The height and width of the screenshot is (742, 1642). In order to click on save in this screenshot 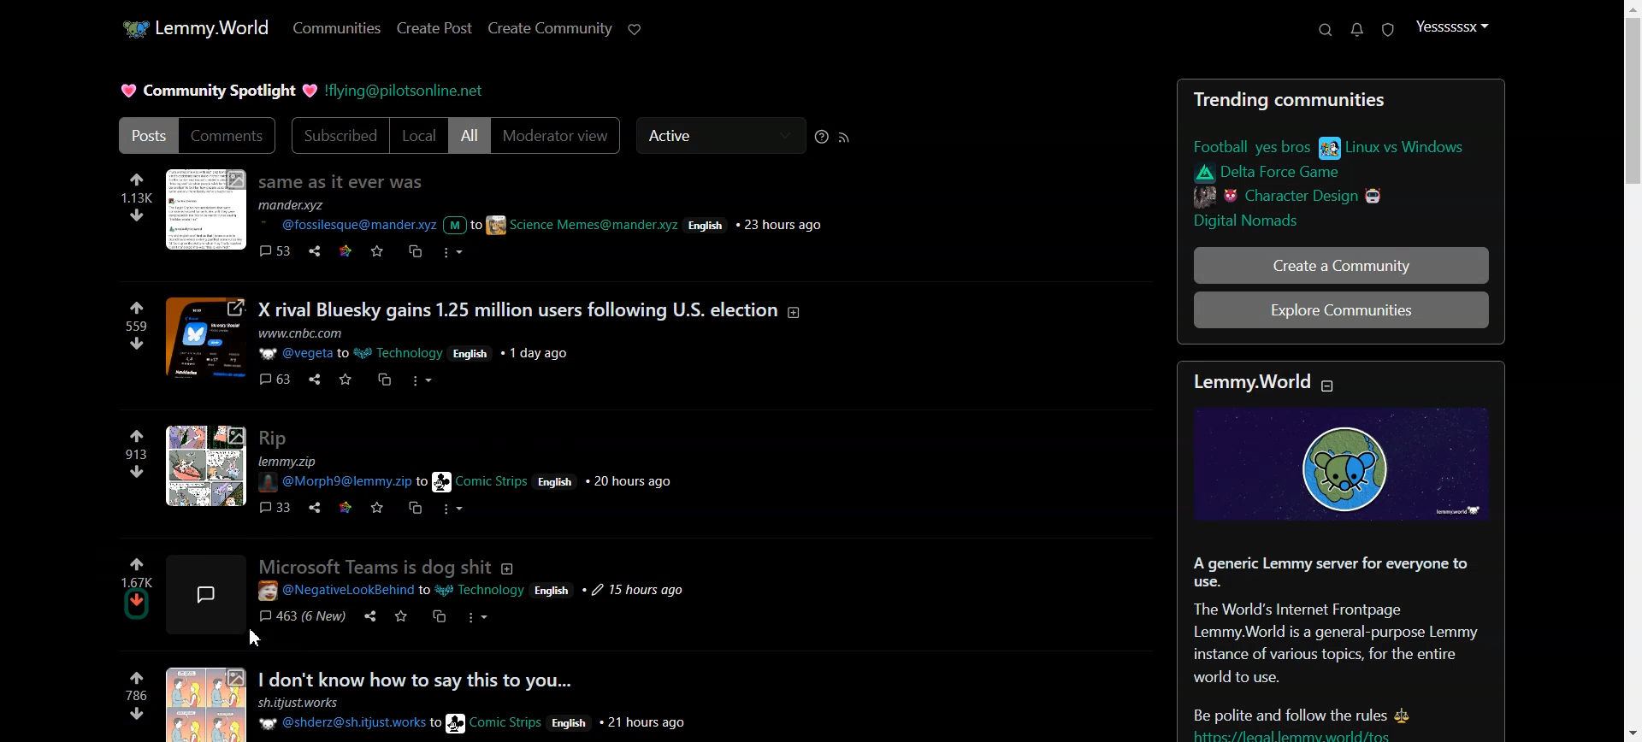, I will do `click(348, 381)`.